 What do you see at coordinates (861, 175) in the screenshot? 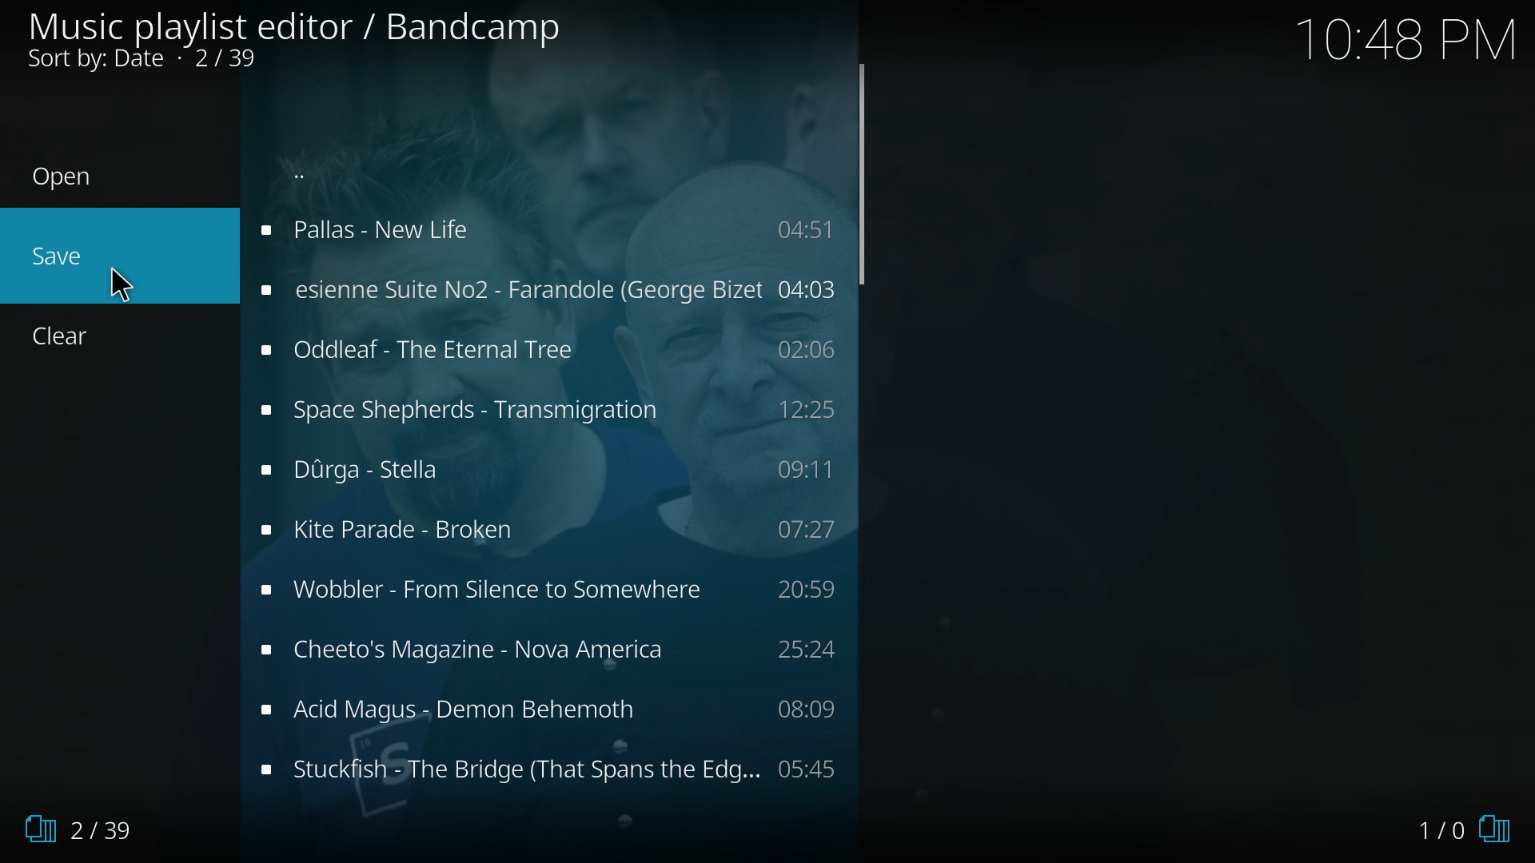
I see `scroll bar` at bounding box center [861, 175].